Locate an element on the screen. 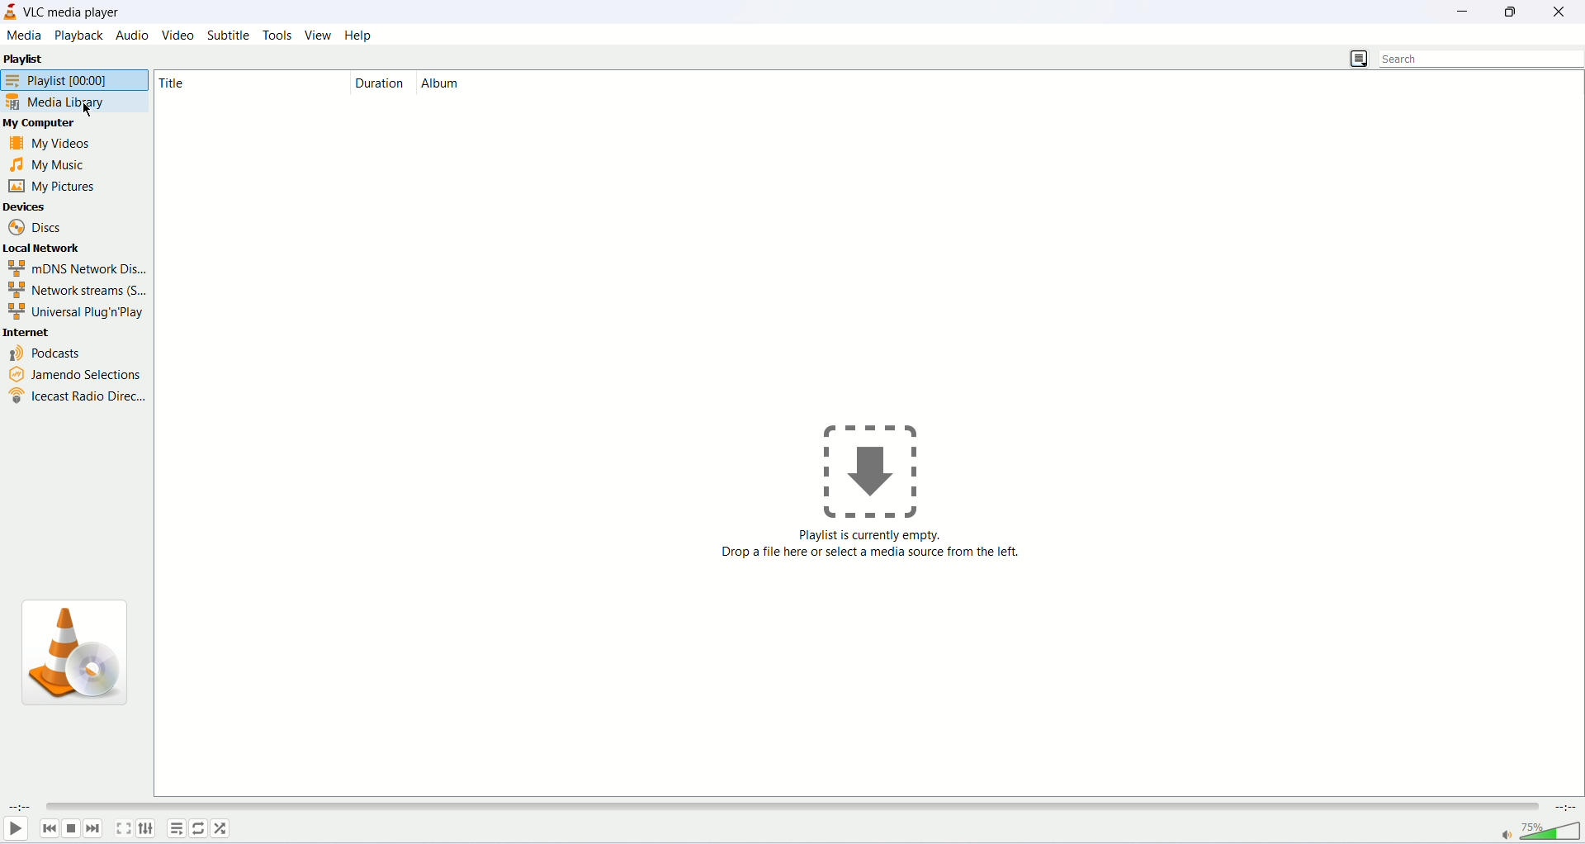 The image size is (1585, 844). Playlist is currently empty. is located at coordinates (871, 535).